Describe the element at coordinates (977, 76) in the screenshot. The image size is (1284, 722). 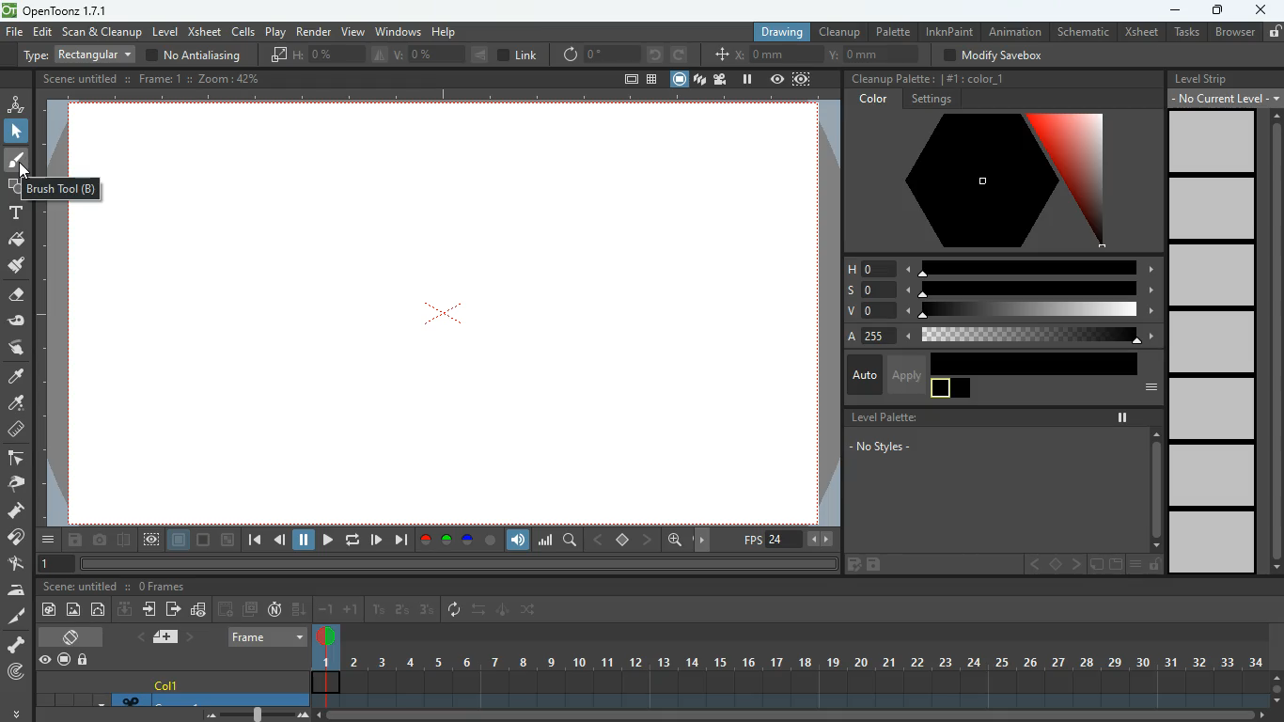
I see `color` at that location.